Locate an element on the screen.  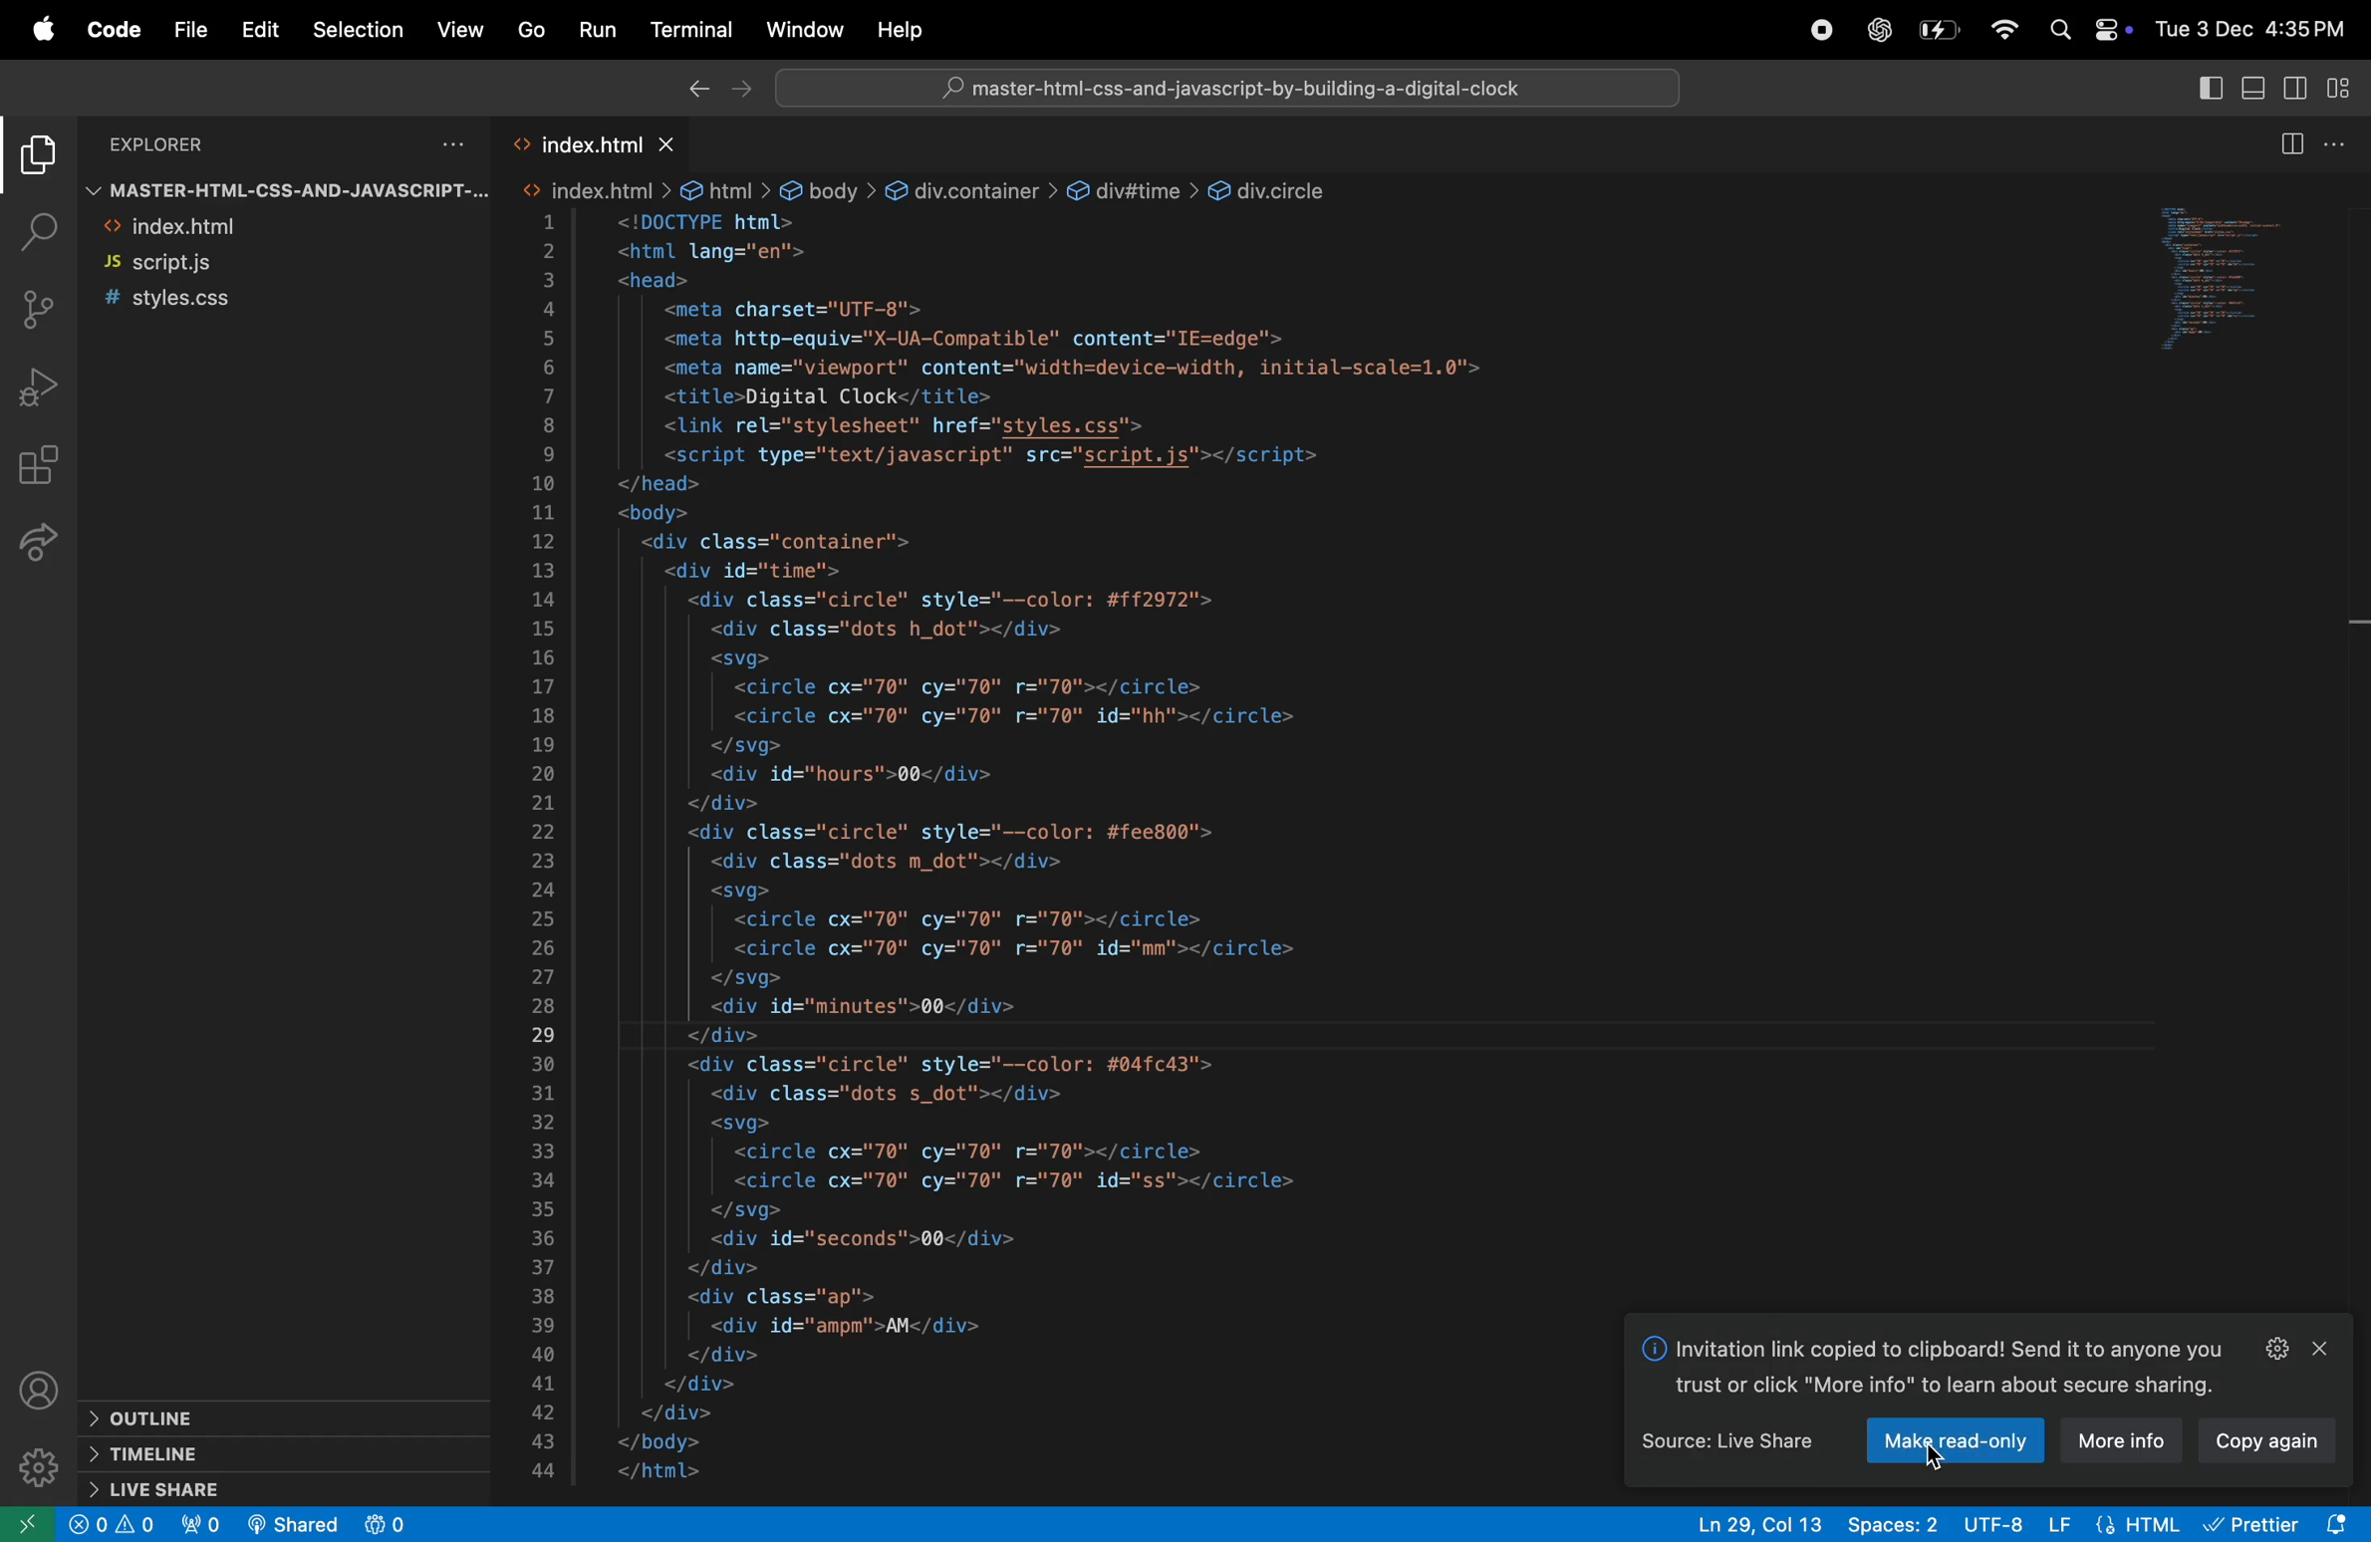
toggle secondary sidebar is located at coordinates (2299, 86).